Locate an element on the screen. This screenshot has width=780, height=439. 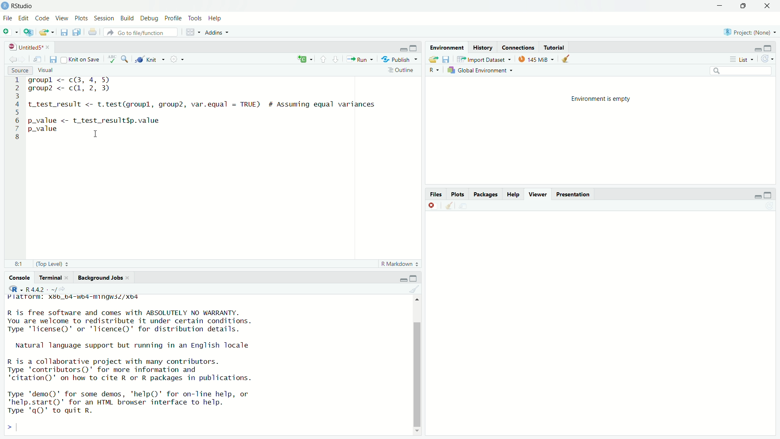
List ~ is located at coordinates (740, 59).